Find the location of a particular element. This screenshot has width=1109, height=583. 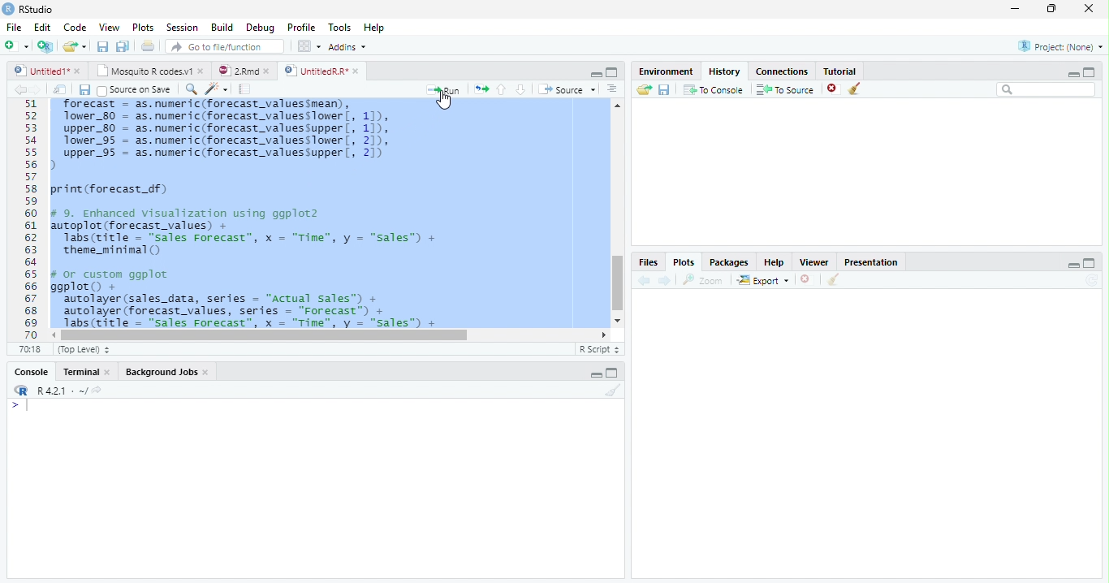

Save is located at coordinates (83, 89).